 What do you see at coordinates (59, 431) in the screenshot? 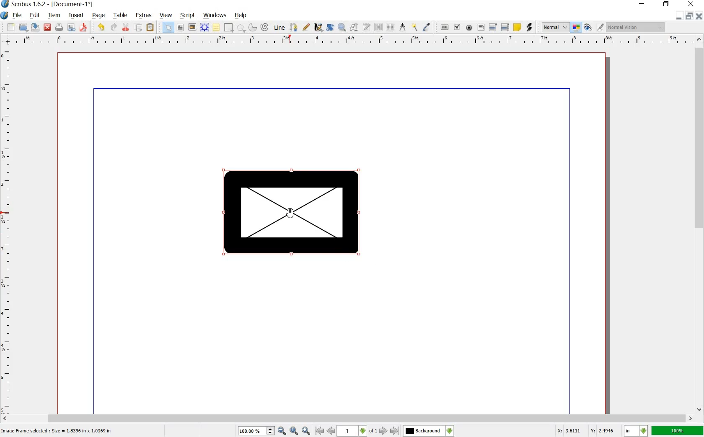
I see `Image Frame selected: Size= 1.8396 in * 1.0369 in` at bounding box center [59, 431].